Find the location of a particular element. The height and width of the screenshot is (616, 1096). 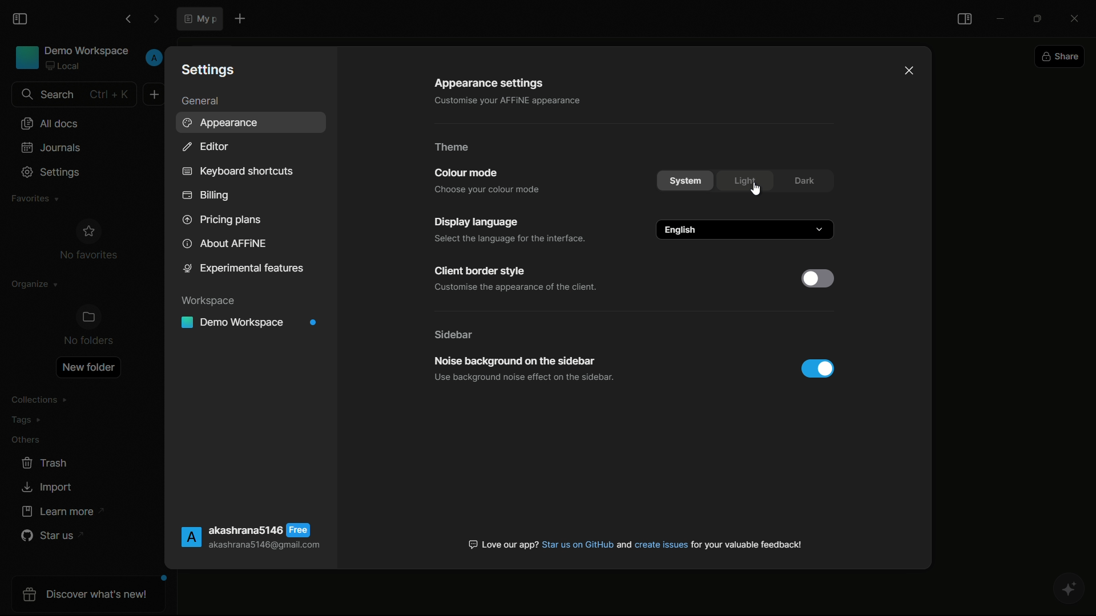

colour mode is located at coordinates (464, 173).